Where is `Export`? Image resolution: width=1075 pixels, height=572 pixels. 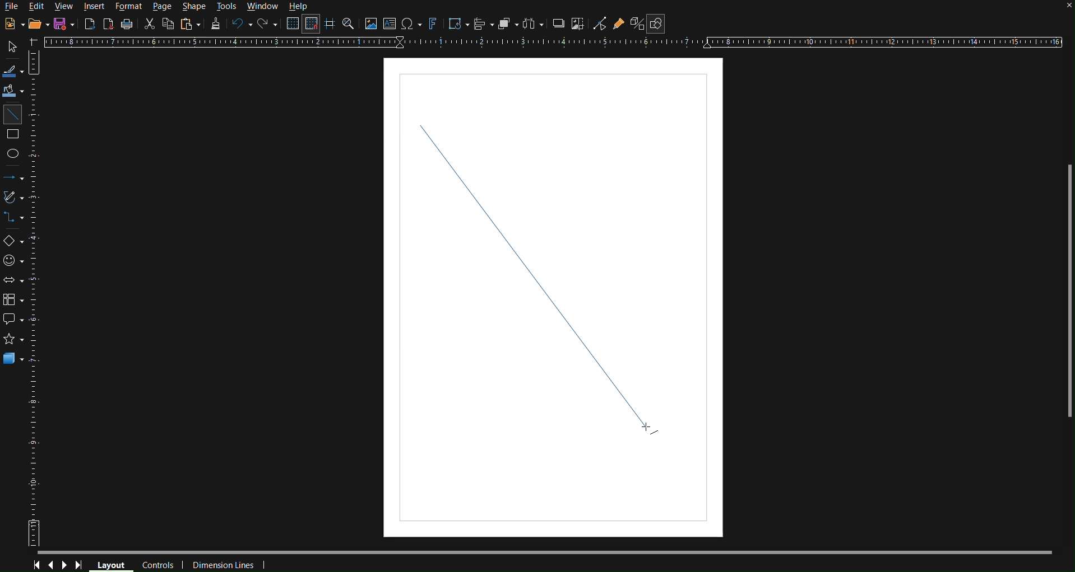 Export is located at coordinates (90, 24).